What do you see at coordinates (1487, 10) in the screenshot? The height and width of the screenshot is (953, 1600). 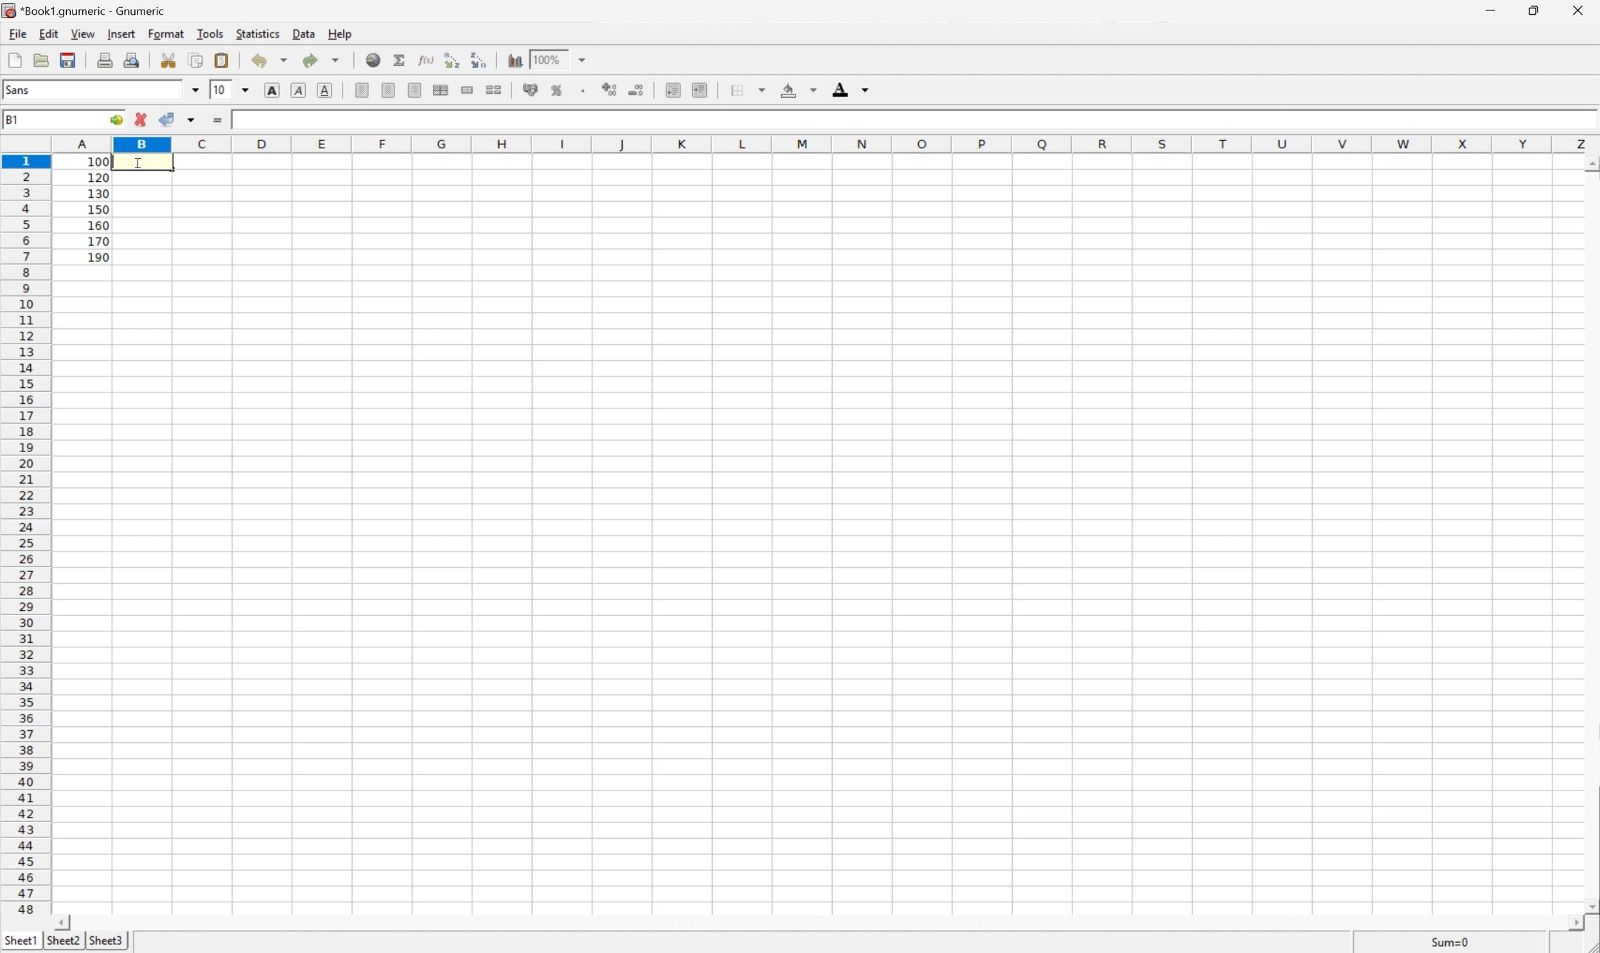 I see `Minimize` at bounding box center [1487, 10].